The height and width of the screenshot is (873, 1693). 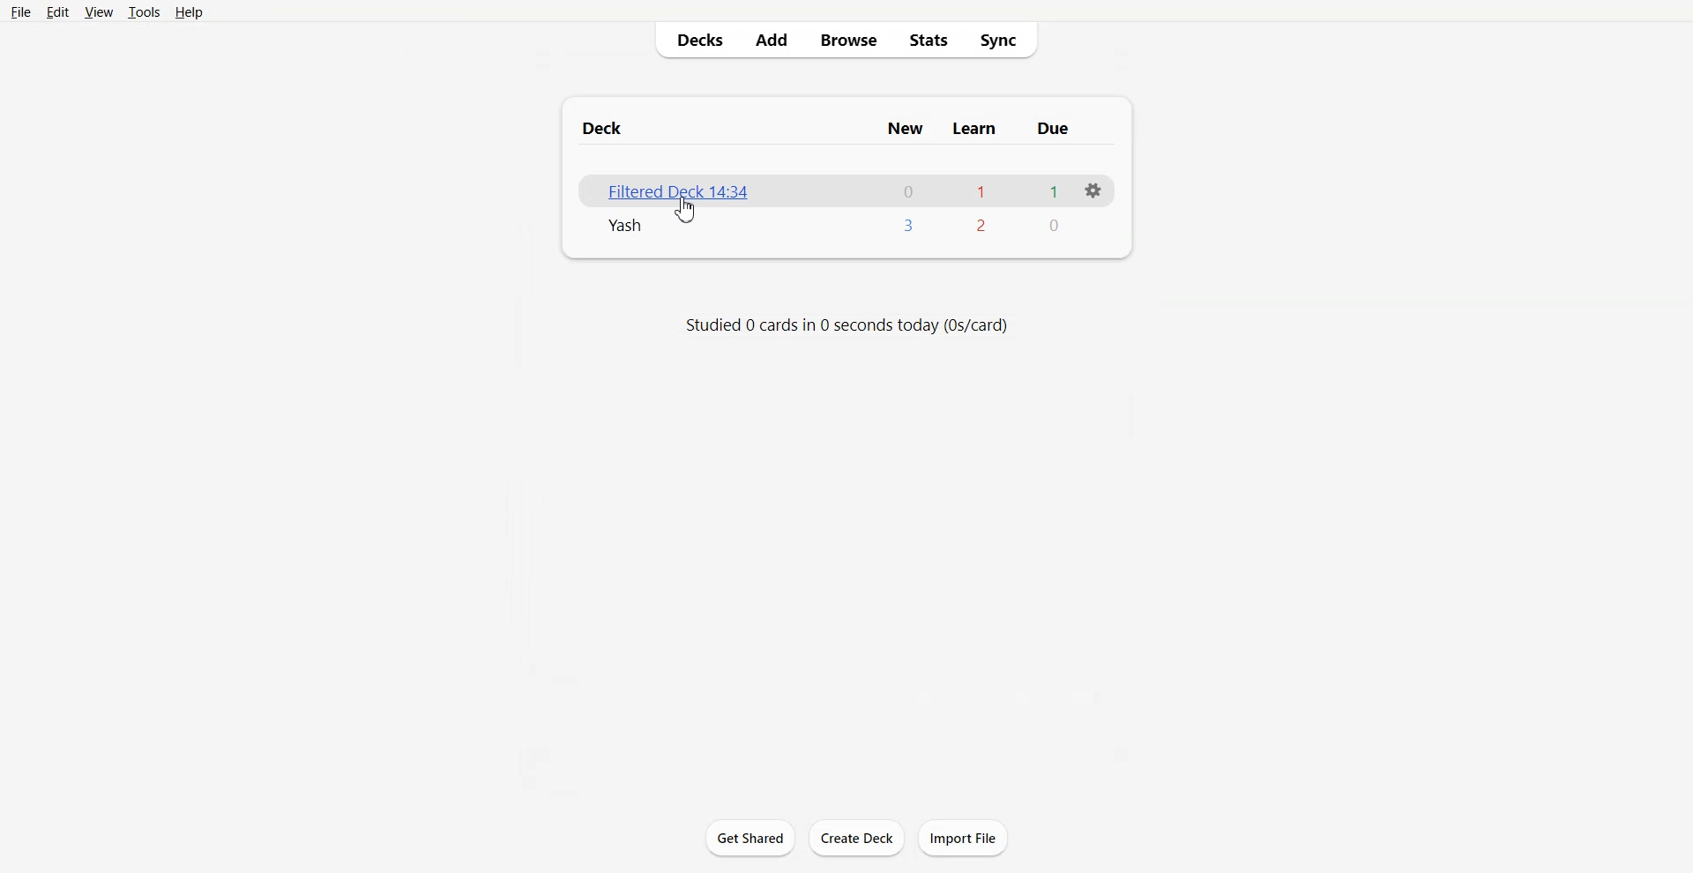 What do you see at coordinates (982, 190) in the screenshot?
I see `1` at bounding box center [982, 190].